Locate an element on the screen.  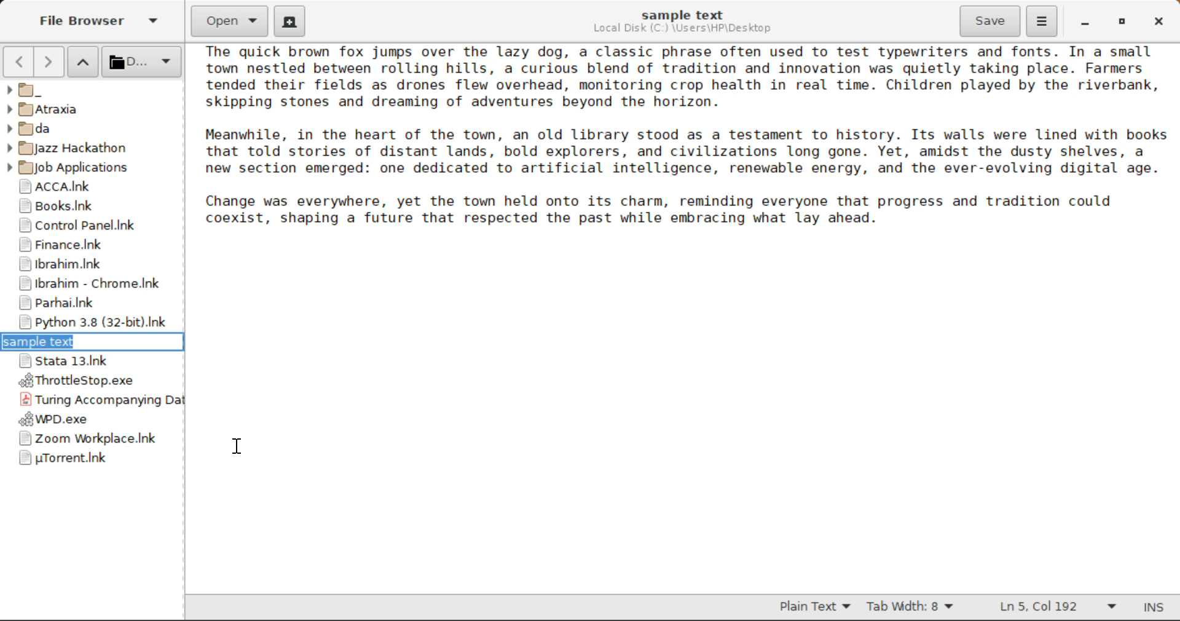
Atraxia Folder is located at coordinates (91, 109).